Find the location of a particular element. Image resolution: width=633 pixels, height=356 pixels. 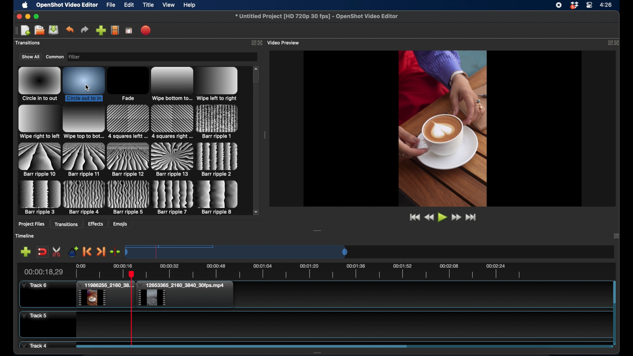

jump to end is located at coordinates (472, 217).